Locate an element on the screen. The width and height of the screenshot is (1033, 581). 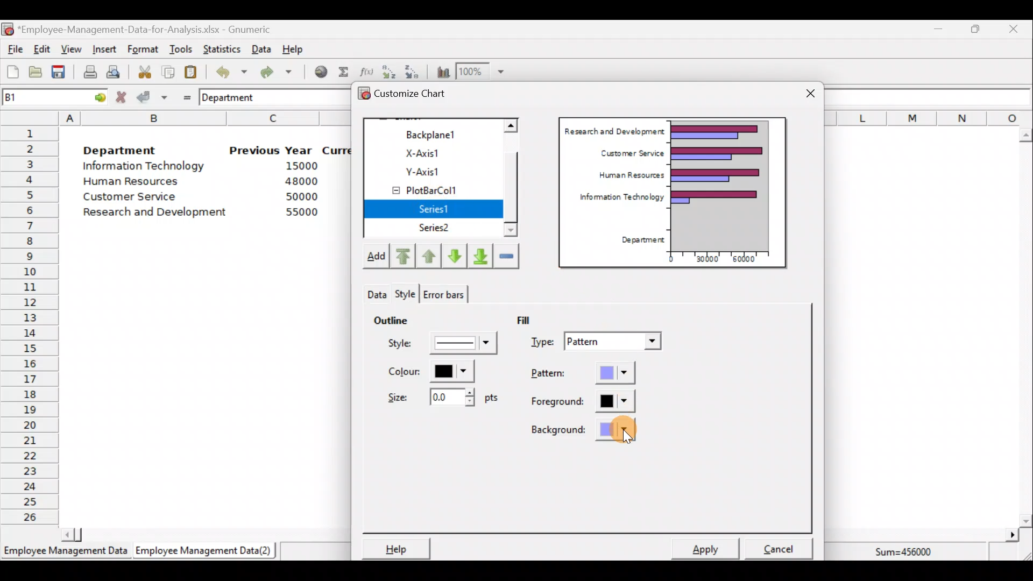
Move down is located at coordinates (454, 256).